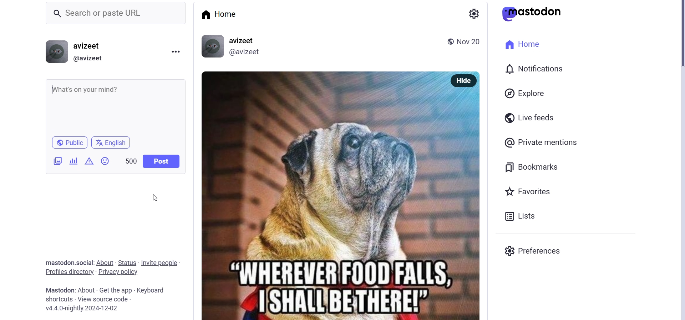 Image resolution: width=685 pixels, height=320 pixels. What do you see at coordinates (73, 161) in the screenshot?
I see `add poll` at bounding box center [73, 161].